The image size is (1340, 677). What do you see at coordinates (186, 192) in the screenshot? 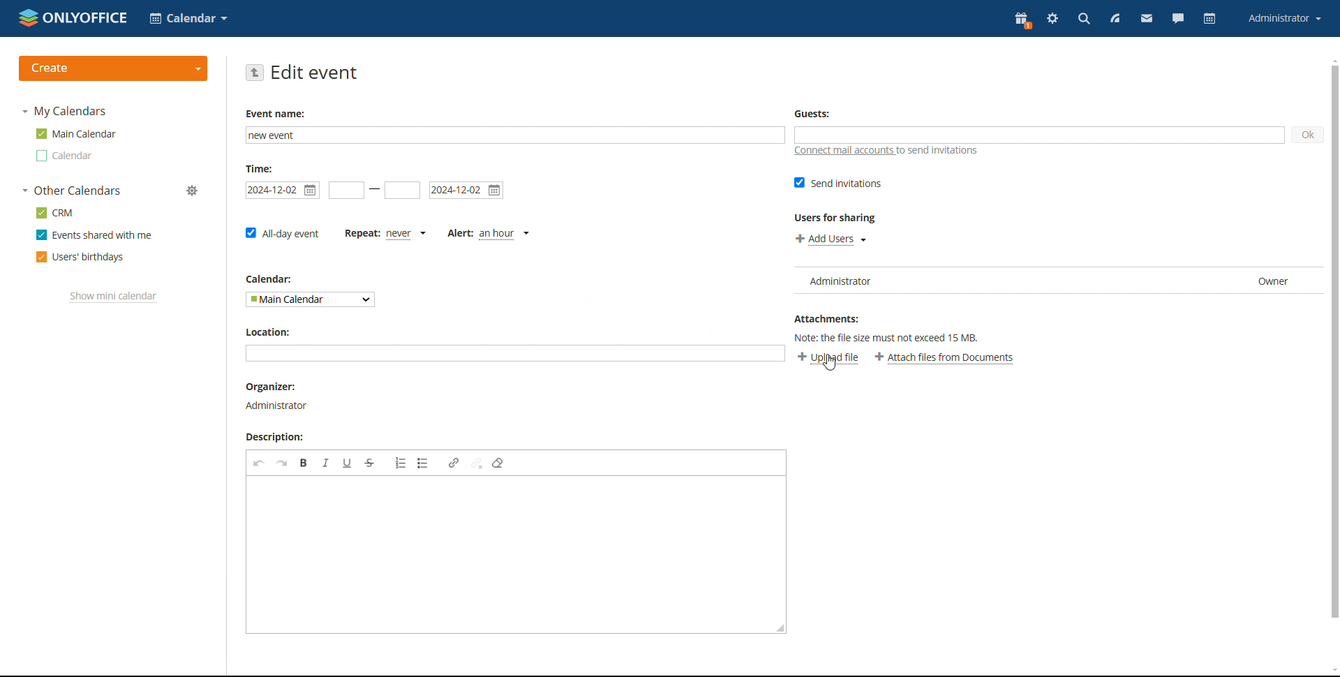
I see `calender setttings` at bounding box center [186, 192].